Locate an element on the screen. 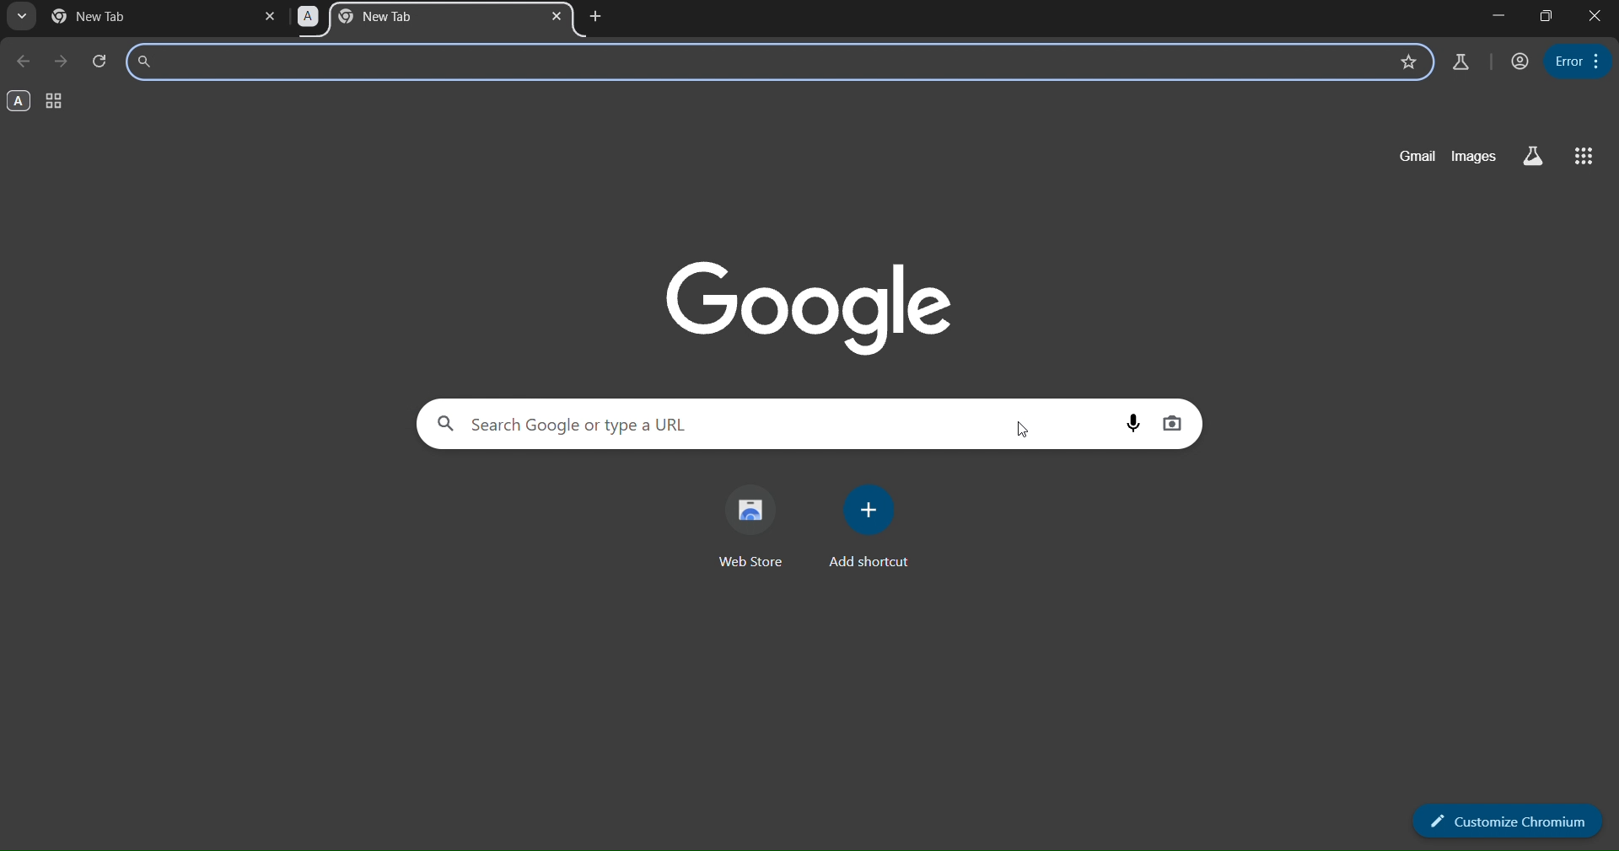  reload is located at coordinates (100, 58).